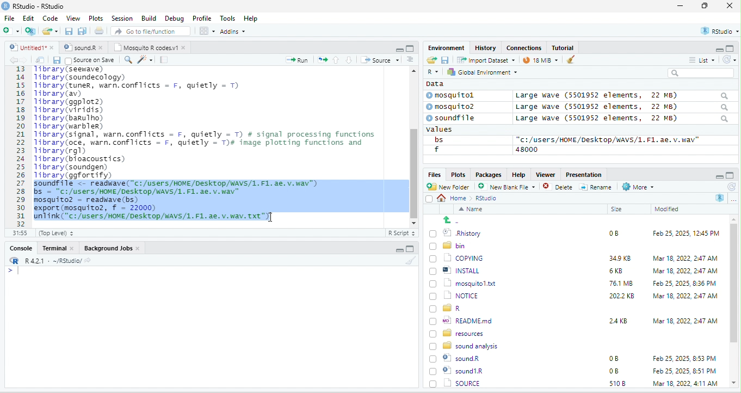  Describe the element at coordinates (455, 118) in the screenshot. I see `© soundfile` at that location.